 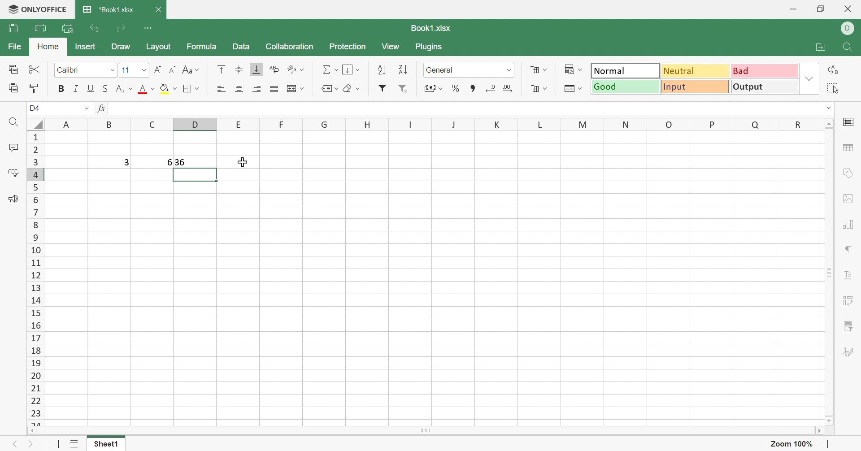 I want to click on Comments, so click(x=14, y=148).